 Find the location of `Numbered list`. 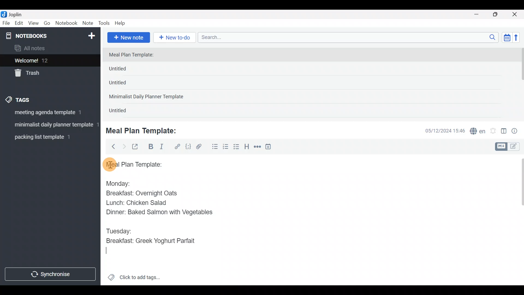

Numbered list is located at coordinates (226, 148).